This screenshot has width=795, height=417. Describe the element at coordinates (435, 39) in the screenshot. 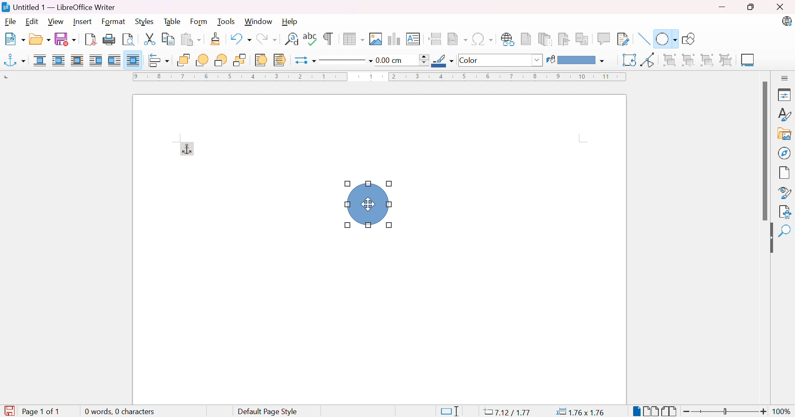

I see `Insert page break` at that location.